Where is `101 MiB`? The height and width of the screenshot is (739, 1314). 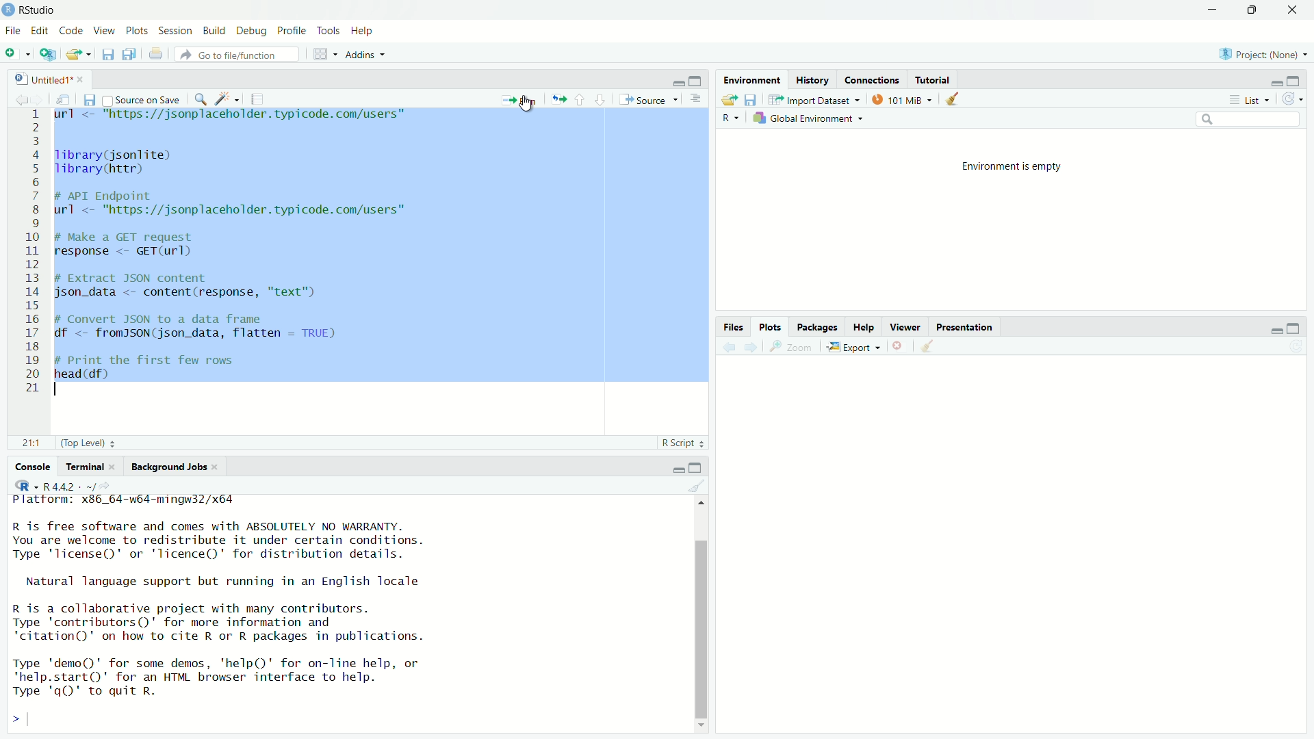 101 MiB is located at coordinates (903, 101).